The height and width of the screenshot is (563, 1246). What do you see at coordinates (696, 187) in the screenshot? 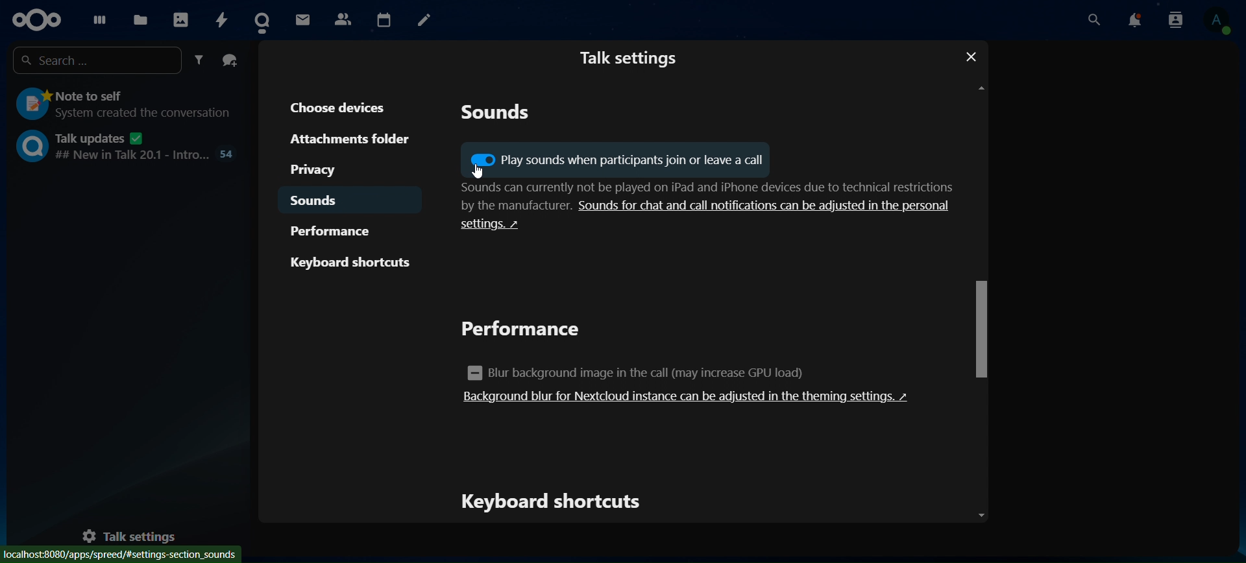
I see `Sounds can currently not be played on iPad and iPhone devices due to technical restrictions` at bounding box center [696, 187].